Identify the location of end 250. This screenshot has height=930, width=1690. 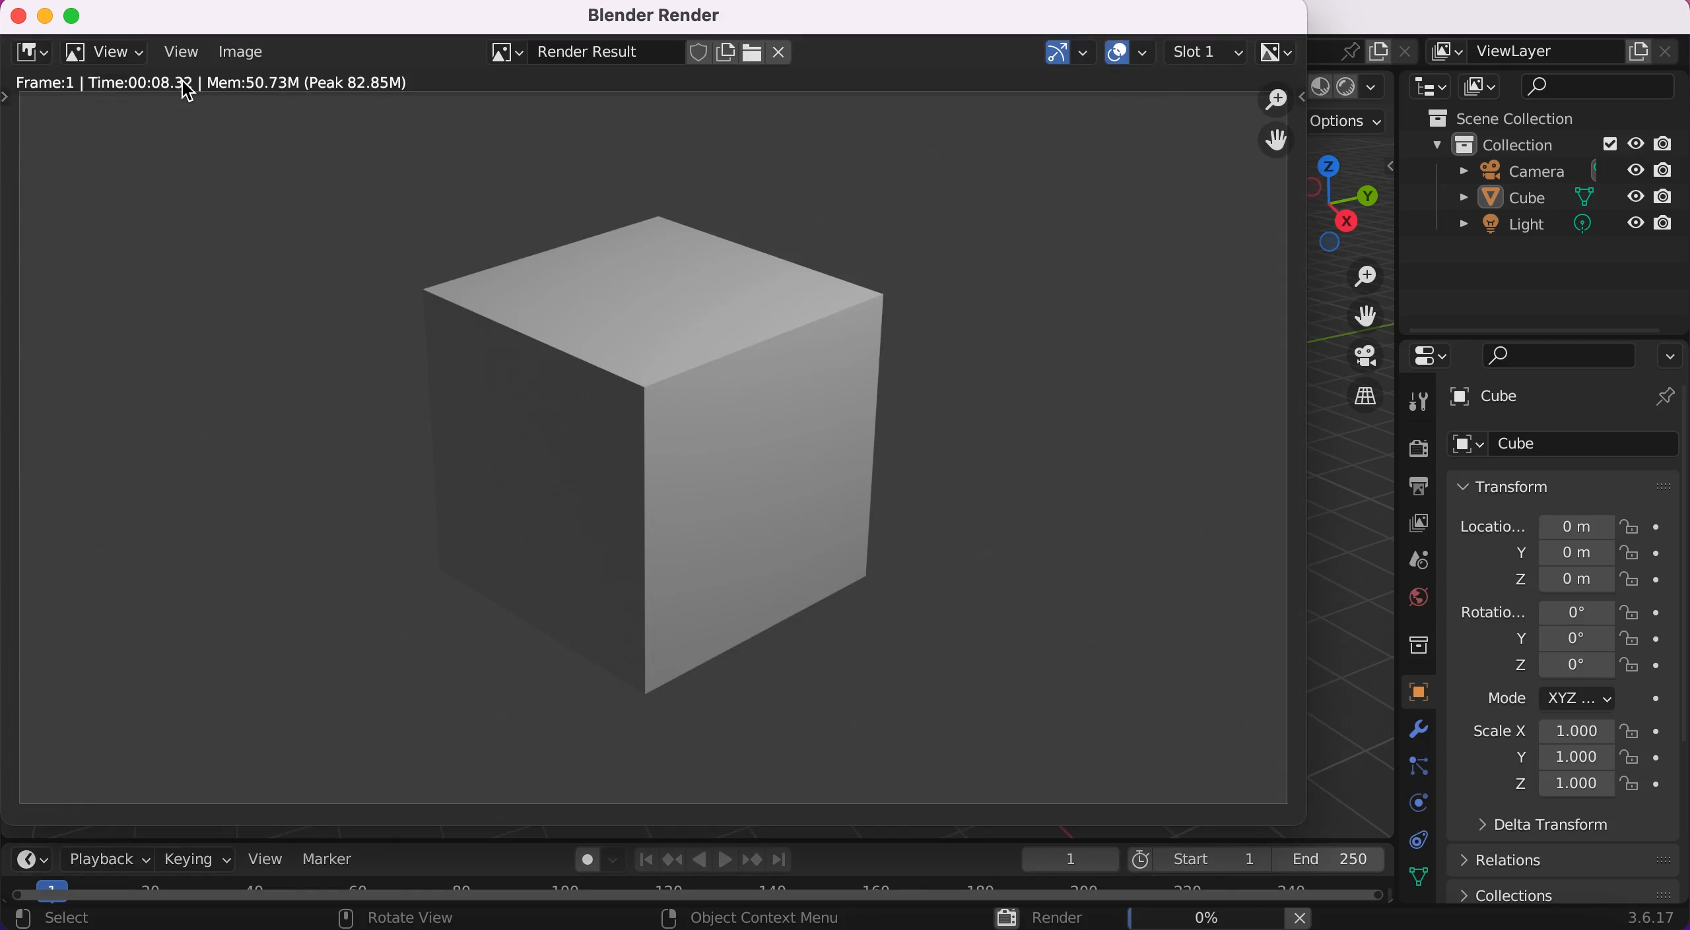
(1332, 860).